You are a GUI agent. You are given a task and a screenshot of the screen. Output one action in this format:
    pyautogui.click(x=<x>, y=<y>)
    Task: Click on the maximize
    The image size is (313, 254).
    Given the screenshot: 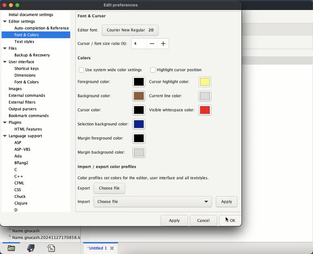 What is the action you would take?
    pyautogui.click(x=18, y=5)
    